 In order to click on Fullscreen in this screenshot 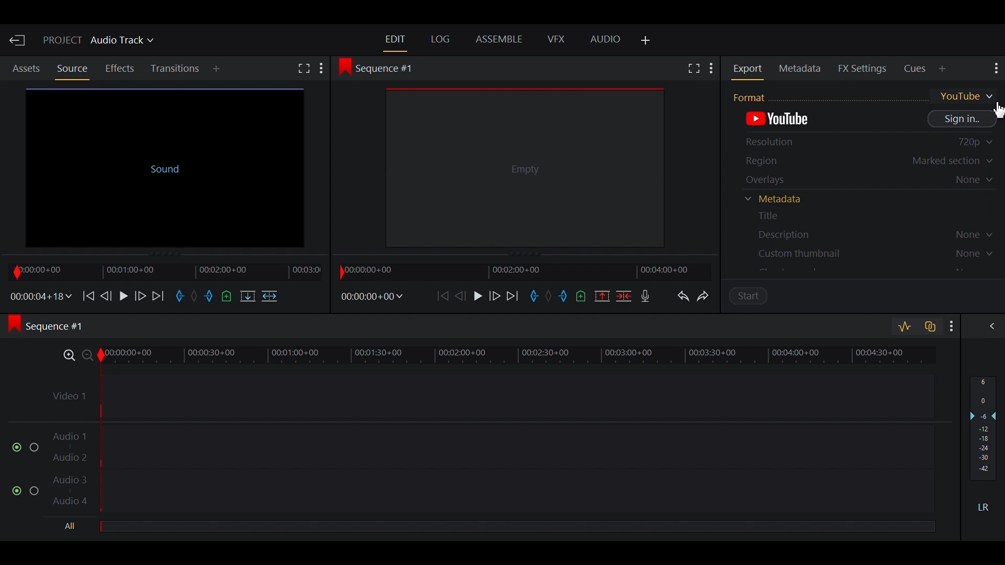, I will do `click(693, 68)`.